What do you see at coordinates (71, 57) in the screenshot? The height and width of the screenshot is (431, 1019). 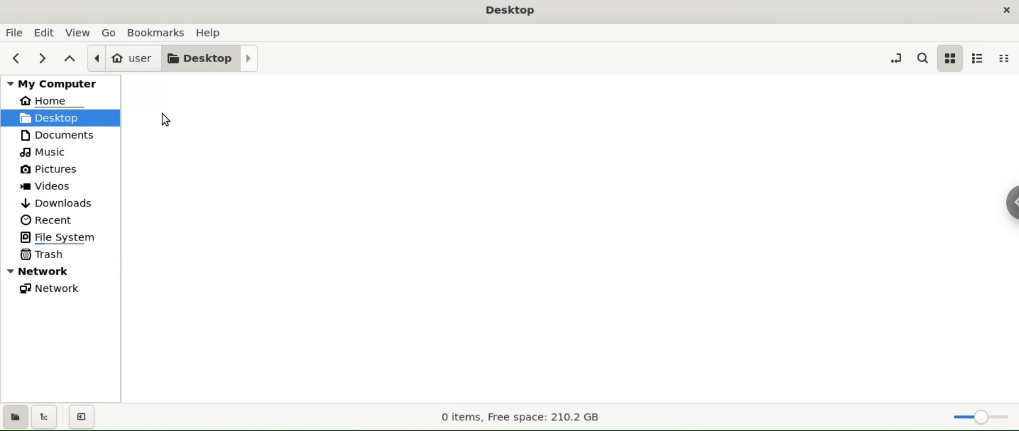 I see `parent folder` at bounding box center [71, 57].